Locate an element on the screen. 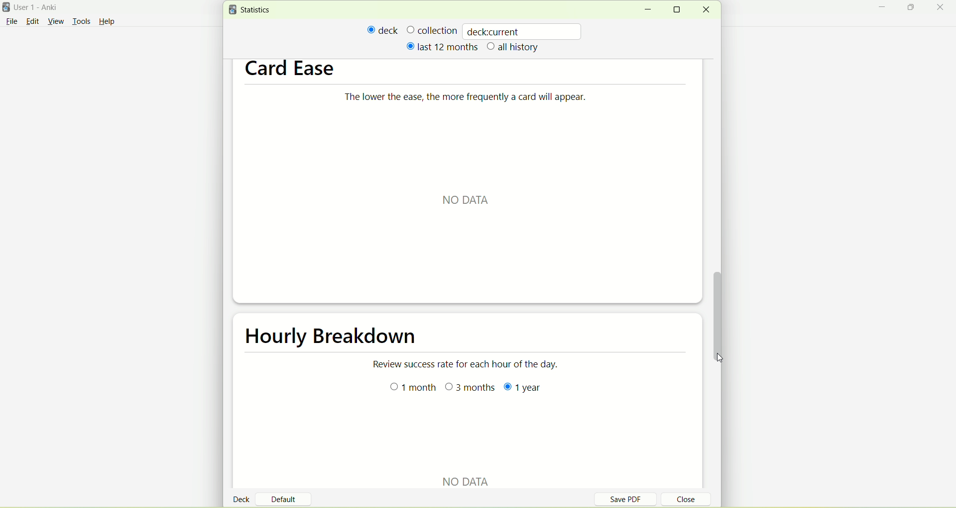  deck is located at coordinates (243, 499).